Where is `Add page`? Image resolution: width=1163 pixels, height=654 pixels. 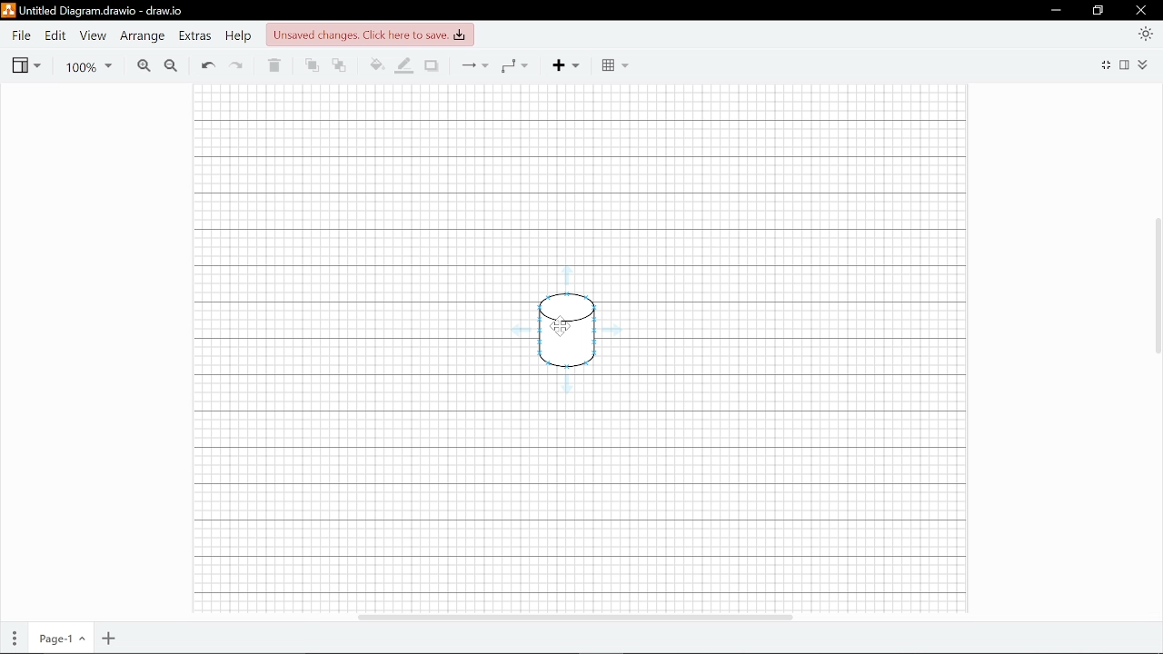
Add page is located at coordinates (108, 637).